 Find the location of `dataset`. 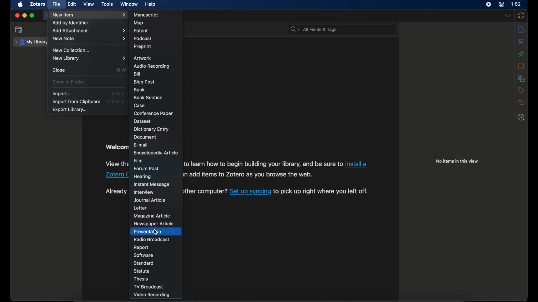

dataset is located at coordinates (143, 121).